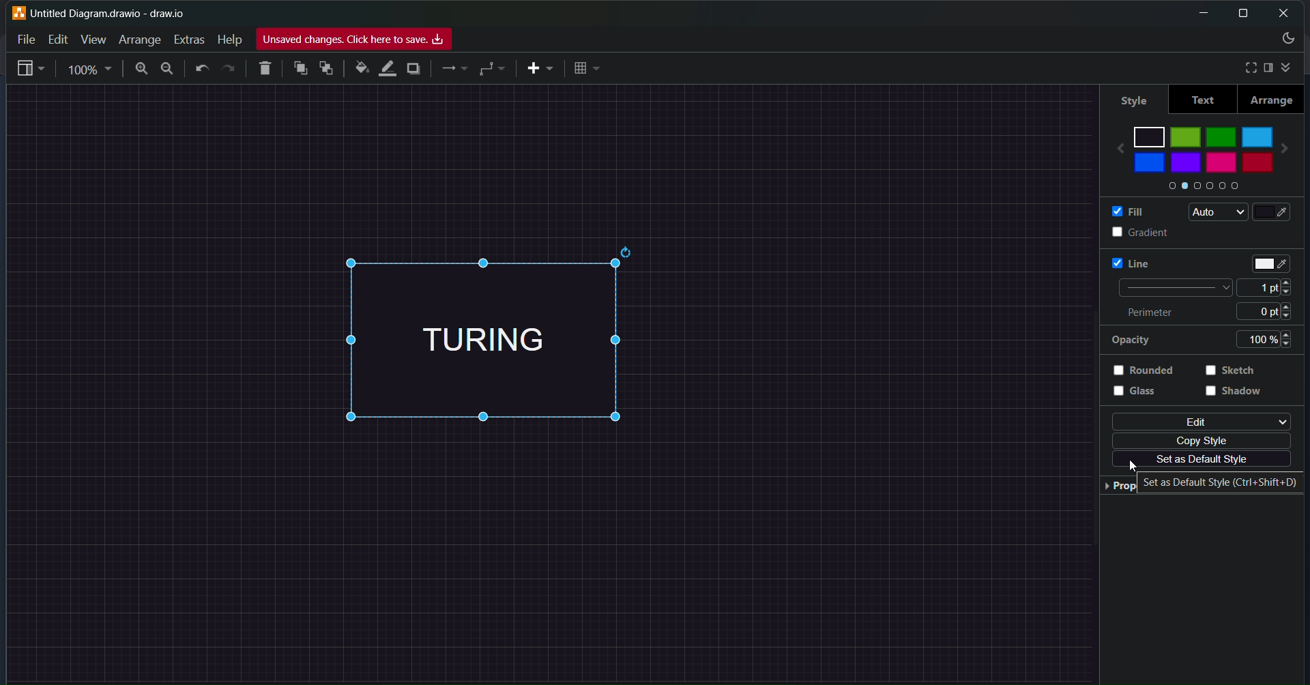  I want to click on line, so click(1123, 261).